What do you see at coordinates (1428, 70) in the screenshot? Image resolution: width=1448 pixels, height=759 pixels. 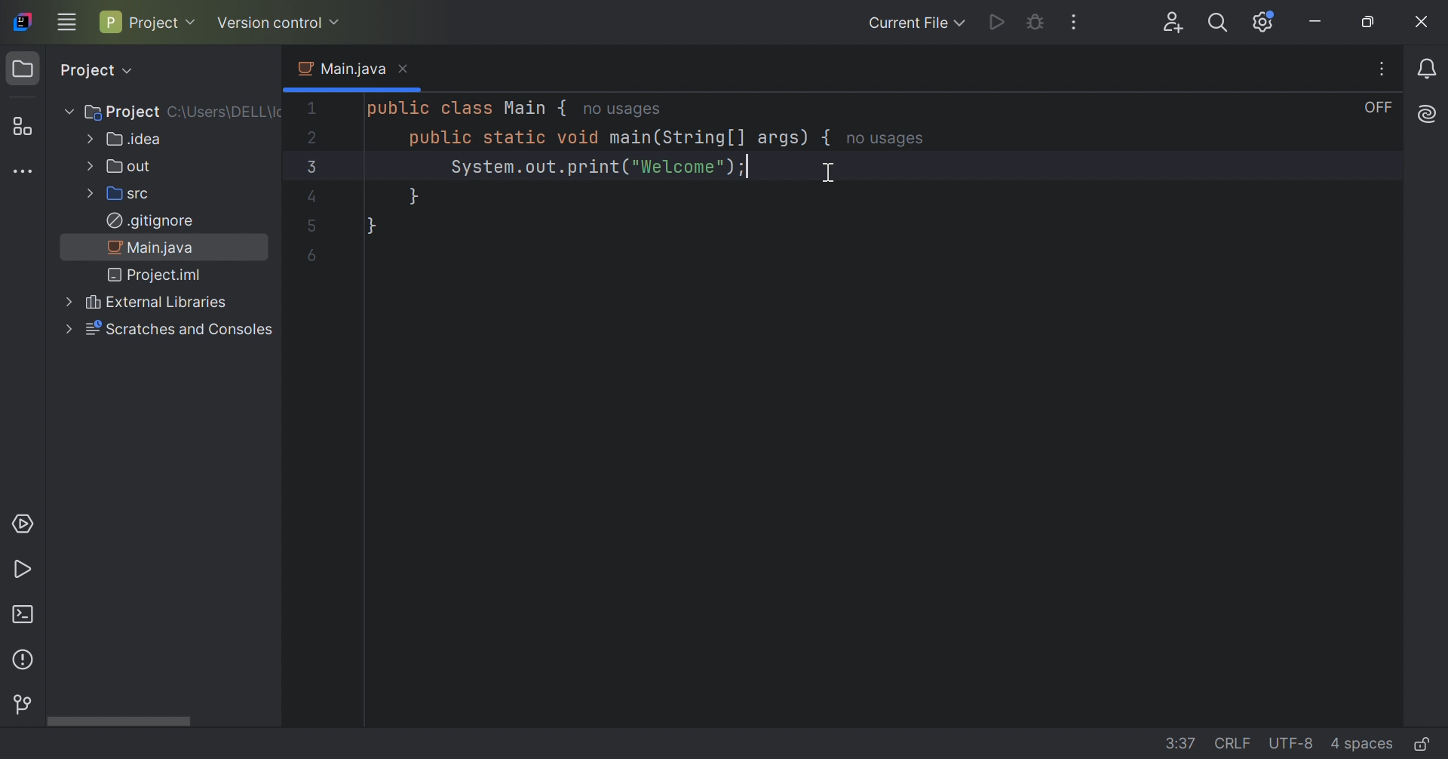 I see `Notifications` at bounding box center [1428, 70].